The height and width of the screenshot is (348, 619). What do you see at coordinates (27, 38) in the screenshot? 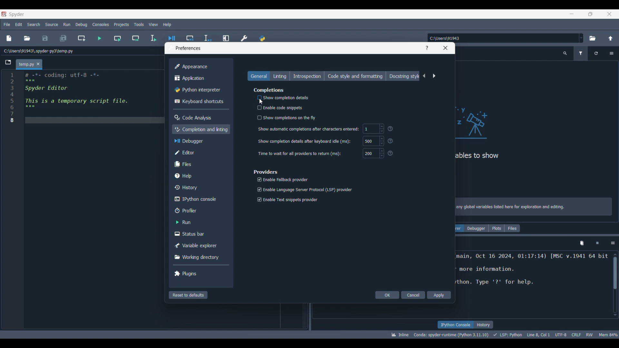
I see `Open file` at bounding box center [27, 38].